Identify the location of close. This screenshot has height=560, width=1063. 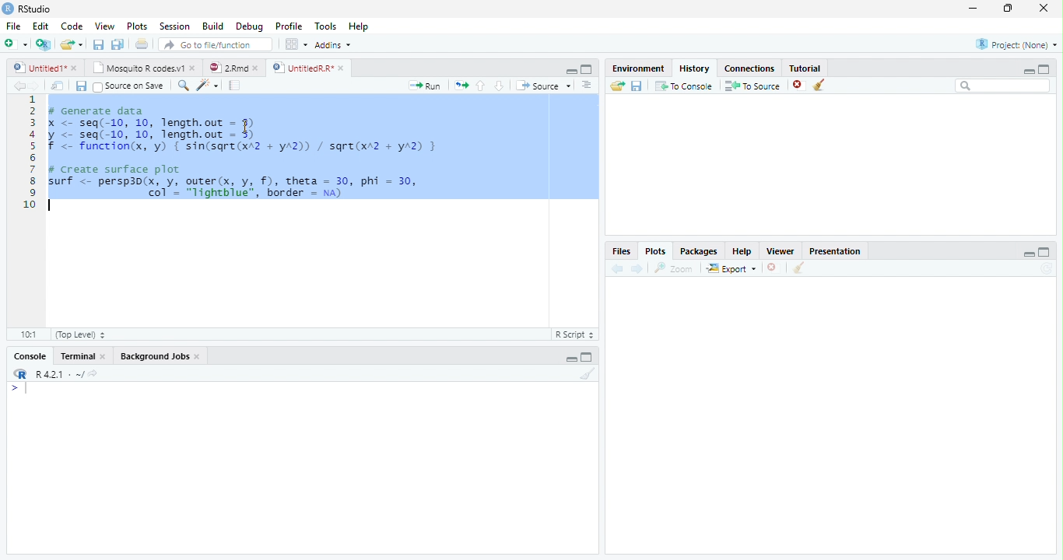
(193, 68).